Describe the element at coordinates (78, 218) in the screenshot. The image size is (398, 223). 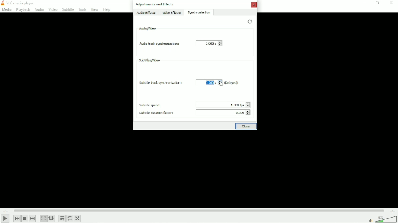
I see `random` at that location.